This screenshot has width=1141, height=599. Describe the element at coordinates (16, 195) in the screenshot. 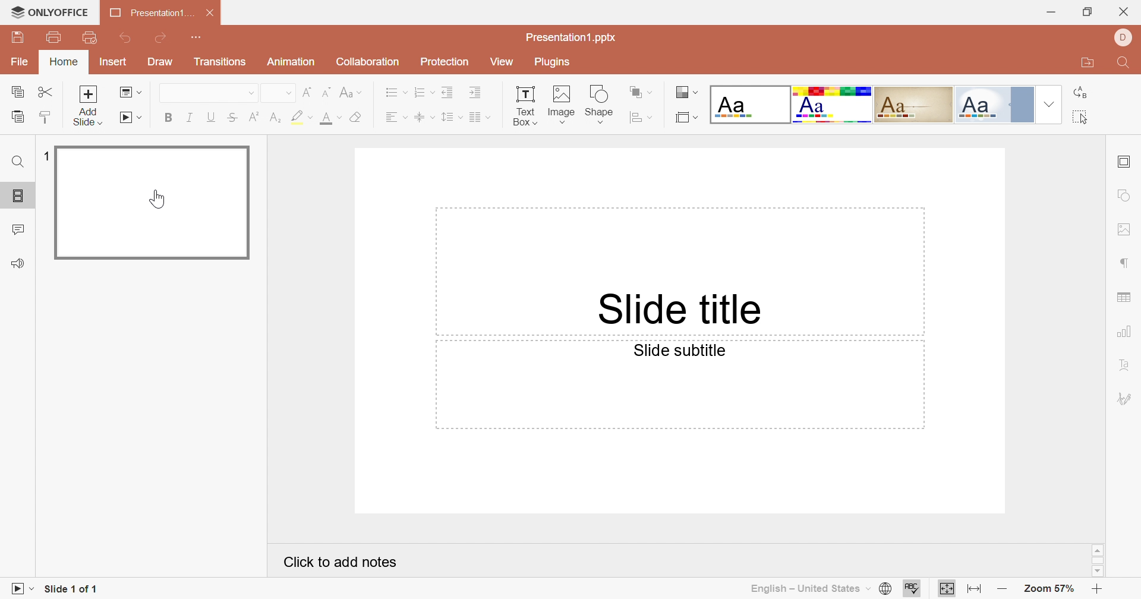

I see `Slides` at that location.